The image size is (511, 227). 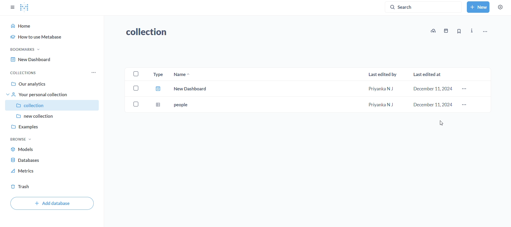 What do you see at coordinates (150, 32) in the screenshot?
I see `collection` at bounding box center [150, 32].